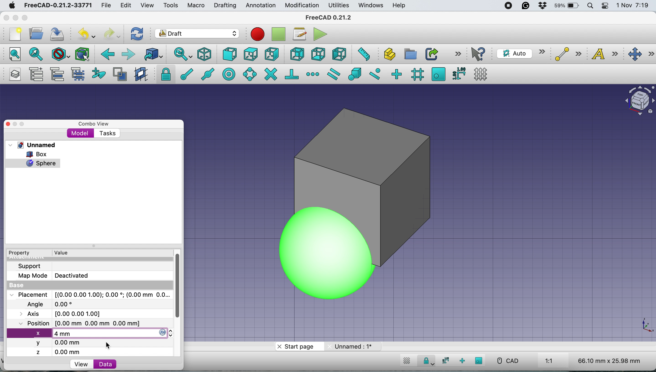  I want to click on object intersection, so click(639, 100).